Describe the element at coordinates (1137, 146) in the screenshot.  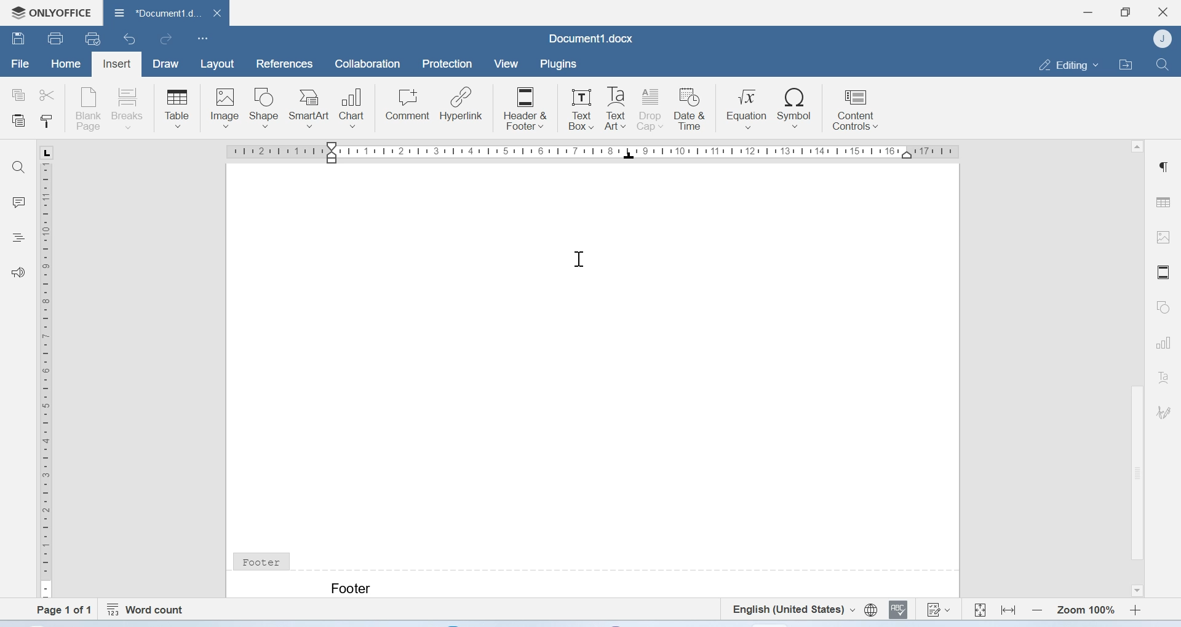
I see `Scroll up` at that location.